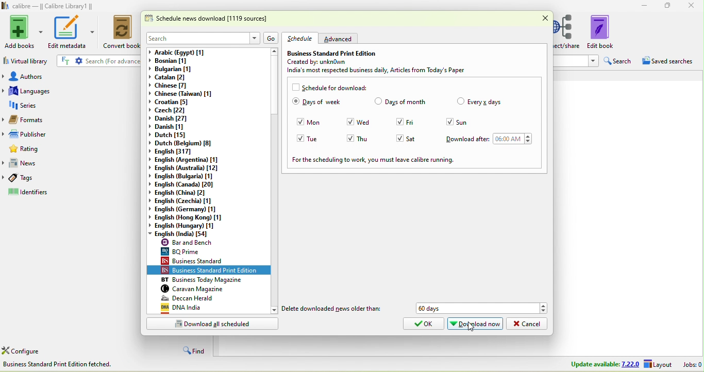  Describe the element at coordinates (174, 119) in the screenshot. I see `danish[27]` at that location.